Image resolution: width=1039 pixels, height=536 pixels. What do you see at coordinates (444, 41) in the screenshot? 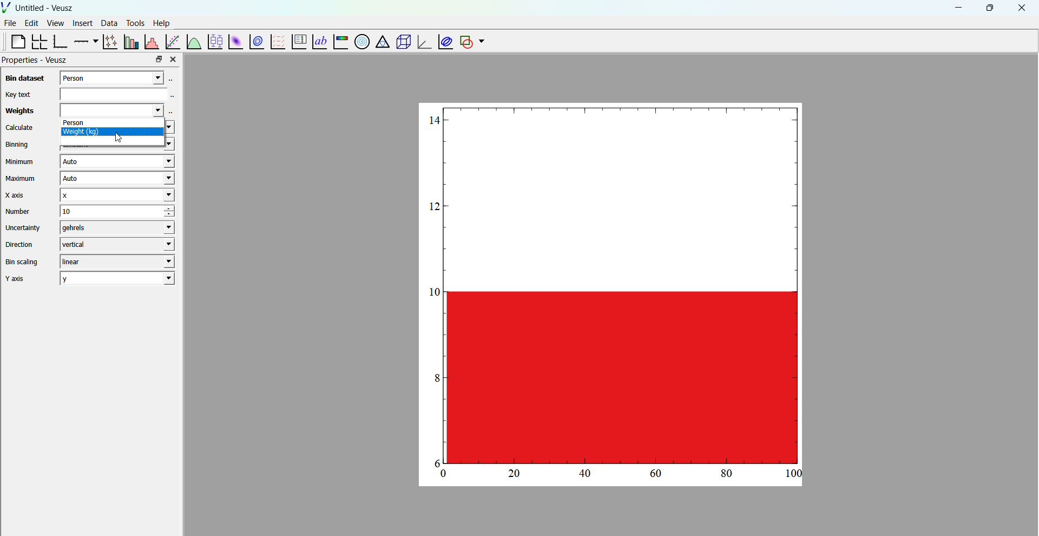
I see `plot covariance ellipses` at bounding box center [444, 41].